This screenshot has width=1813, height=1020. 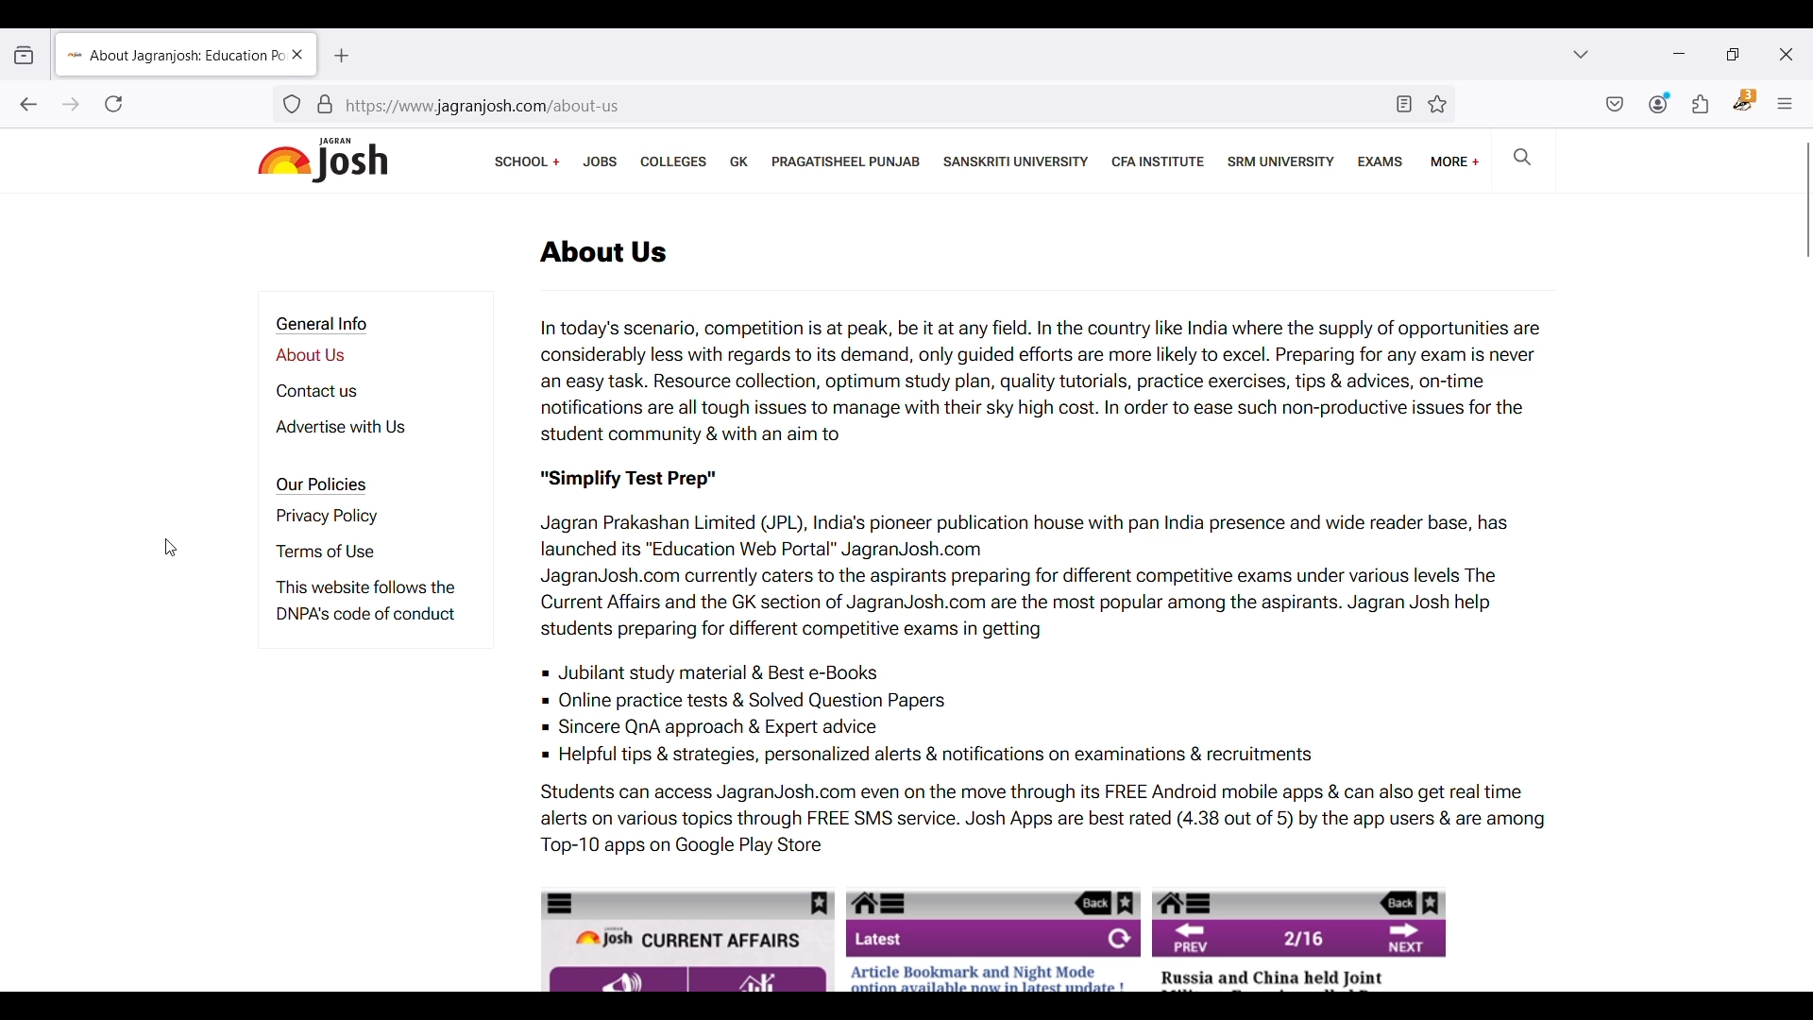 What do you see at coordinates (365, 430) in the screenshot?
I see `Advertise with us page` at bounding box center [365, 430].